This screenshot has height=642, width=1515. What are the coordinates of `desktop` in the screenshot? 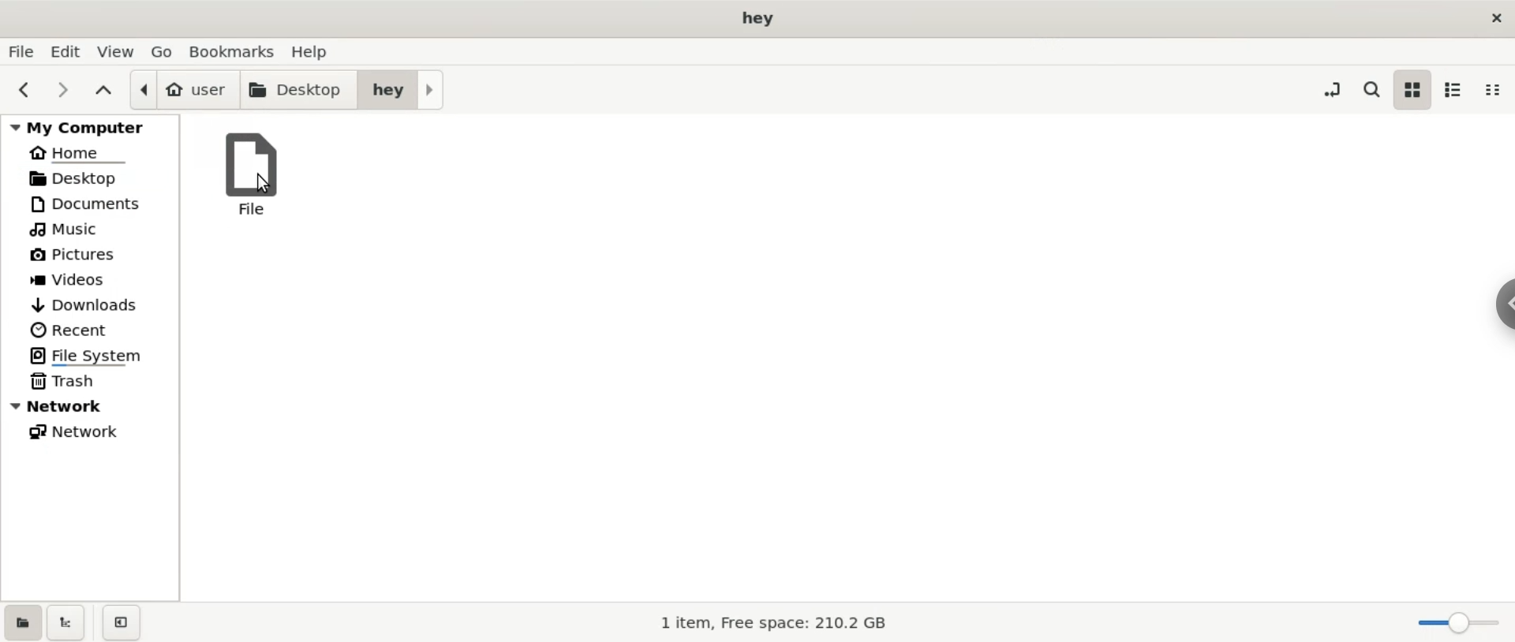 It's located at (294, 90).